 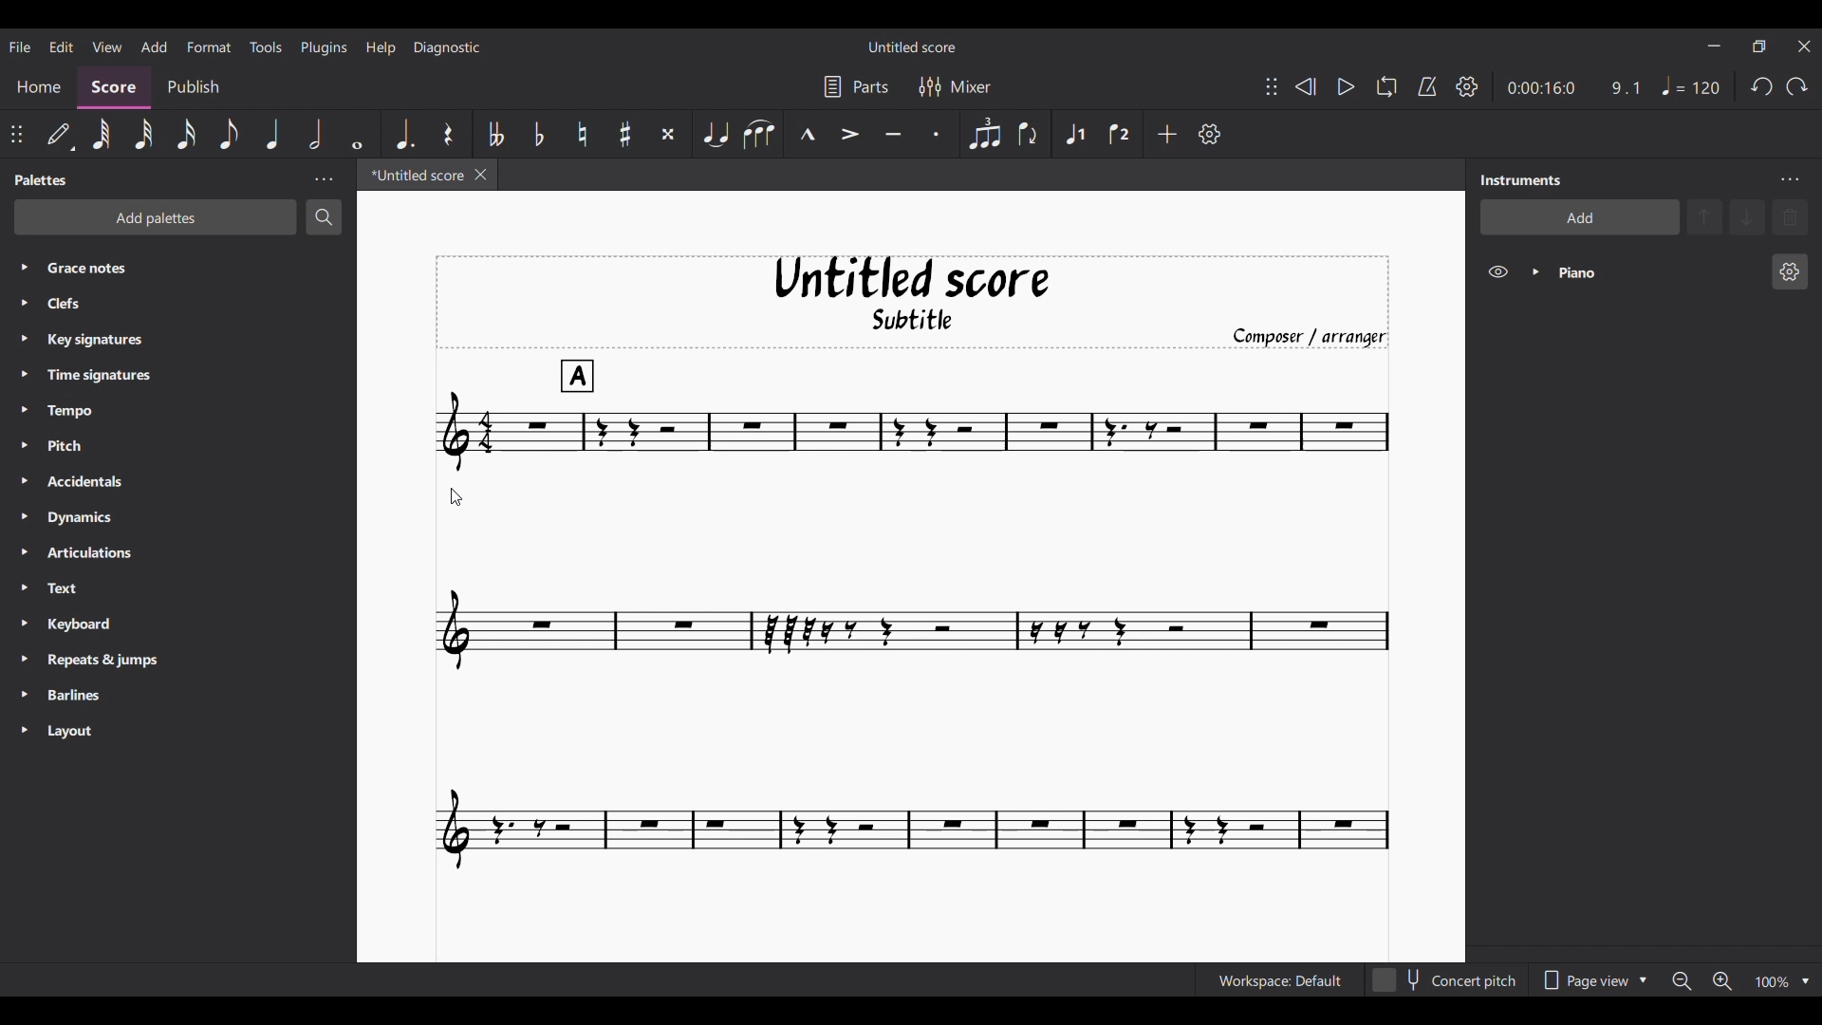 I want to click on Quarter note, so click(x=273, y=134).